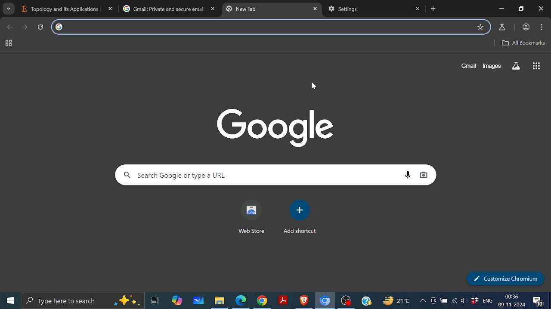 The image size is (551, 309). What do you see at coordinates (9, 43) in the screenshot?
I see `Tab groups` at bounding box center [9, 43].